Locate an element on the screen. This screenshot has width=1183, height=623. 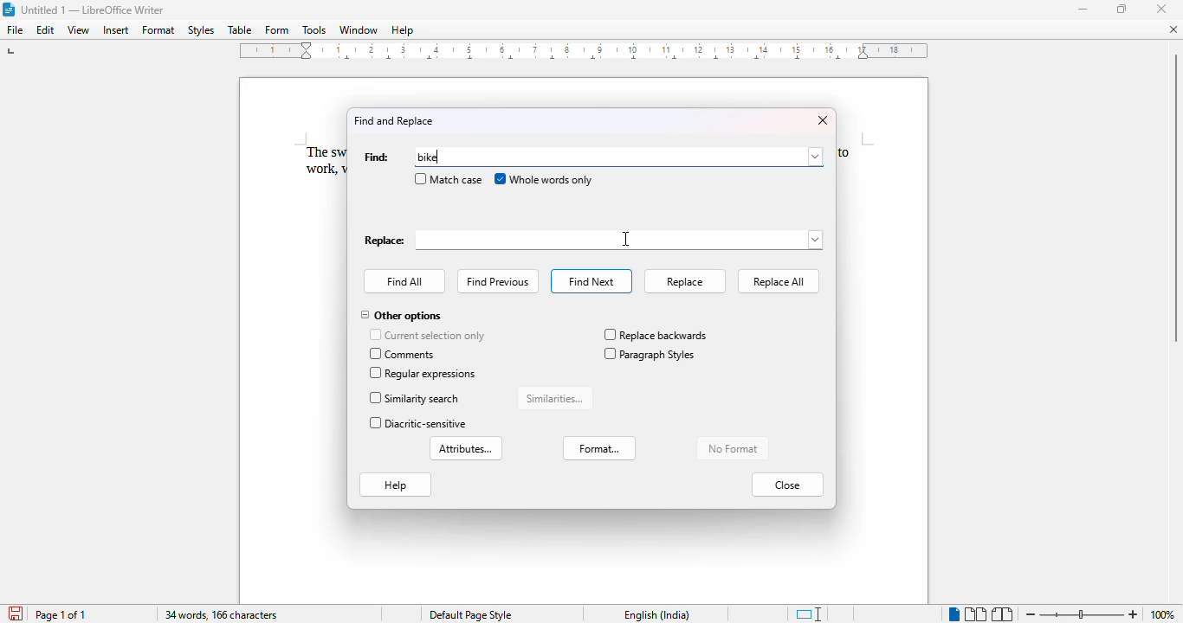
other options is located at coordinates (401, 317).